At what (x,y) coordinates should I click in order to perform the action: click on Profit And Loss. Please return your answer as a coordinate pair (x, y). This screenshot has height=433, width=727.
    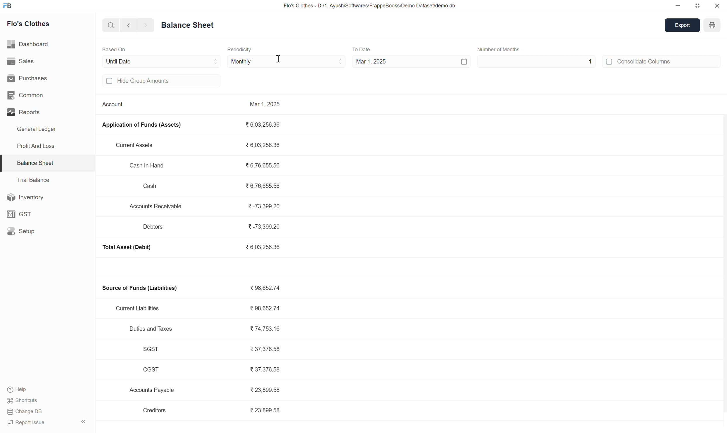
    Looking at the image, I should click on (38, 146).